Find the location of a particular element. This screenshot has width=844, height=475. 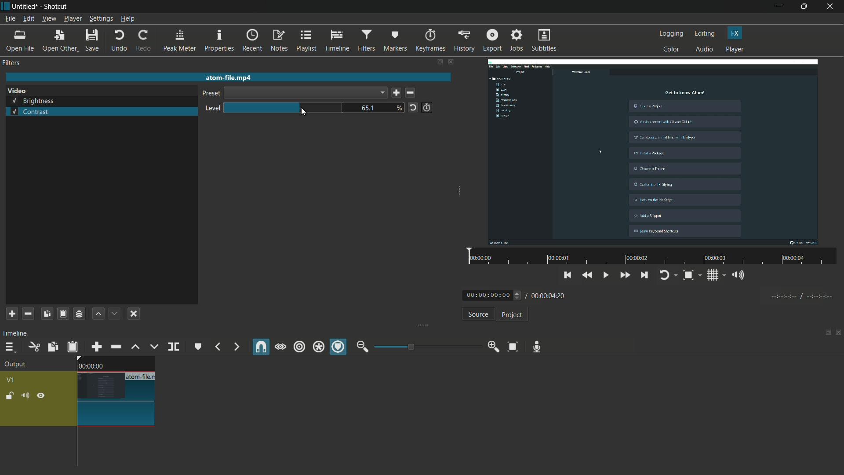

scrub while dragging is located at coordinates (280, 347).